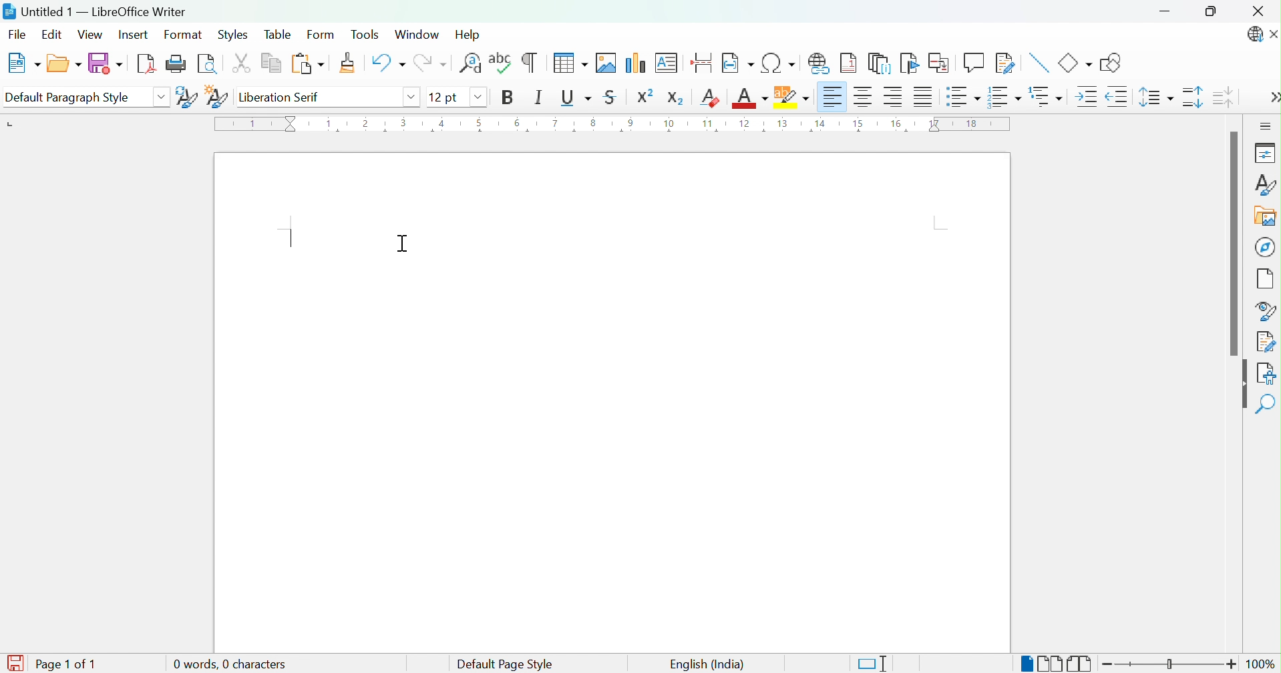 Image resolution: width=1281 pixels, height=673 pixels. What do you see at coordinates (105, 64) in the screenshot?
I see `Save` at bounding box center [105, 64].